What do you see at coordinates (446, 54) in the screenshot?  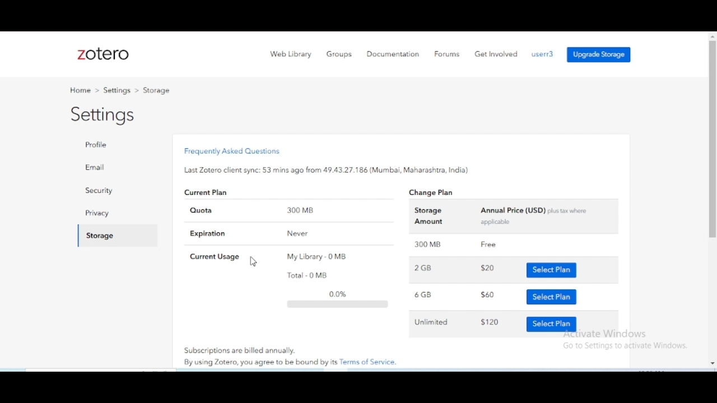 I see `forums` at bounding box center [446, 54].